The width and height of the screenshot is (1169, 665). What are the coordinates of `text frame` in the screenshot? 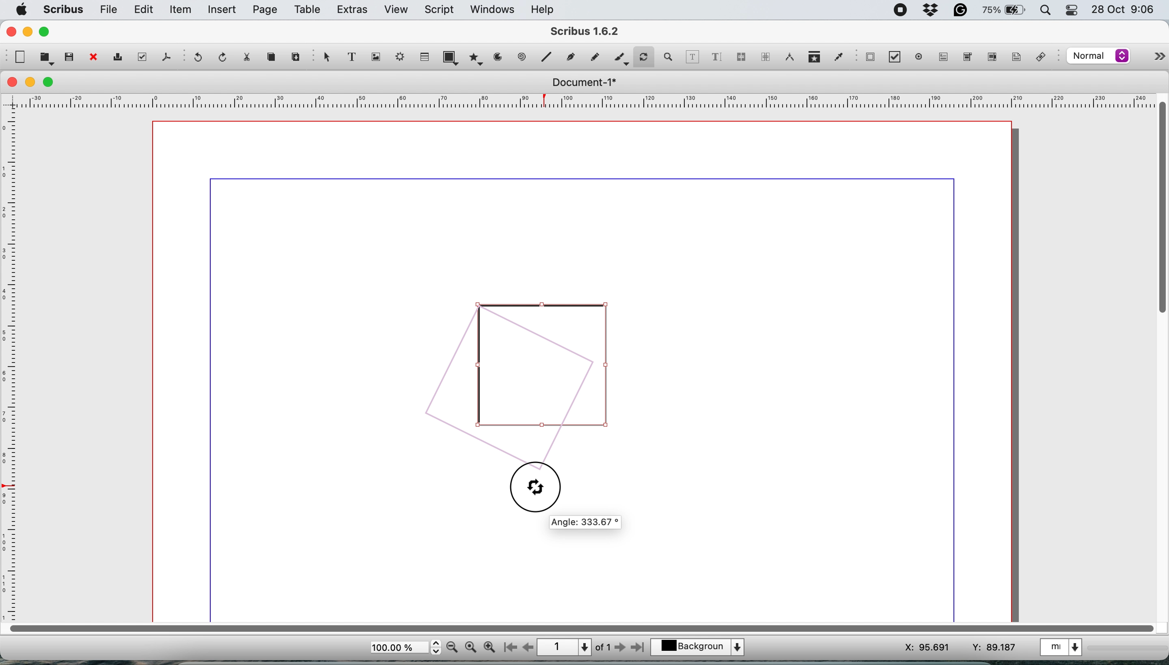 It's located at (356, 58).